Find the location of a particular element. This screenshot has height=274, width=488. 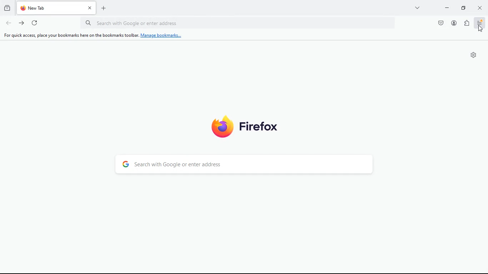

refresh is located at coordinates (35, 23).